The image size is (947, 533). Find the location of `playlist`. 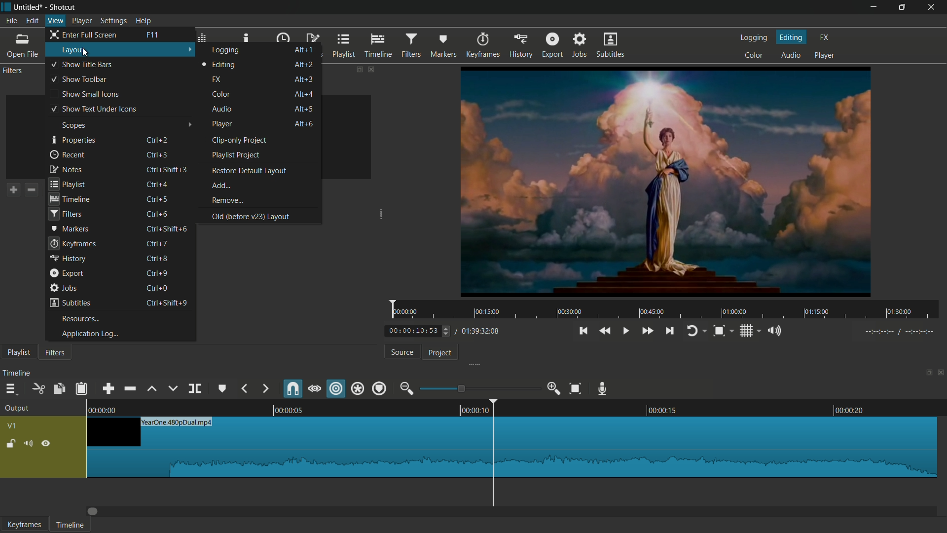

playlist is located at coordinates (67, 183).